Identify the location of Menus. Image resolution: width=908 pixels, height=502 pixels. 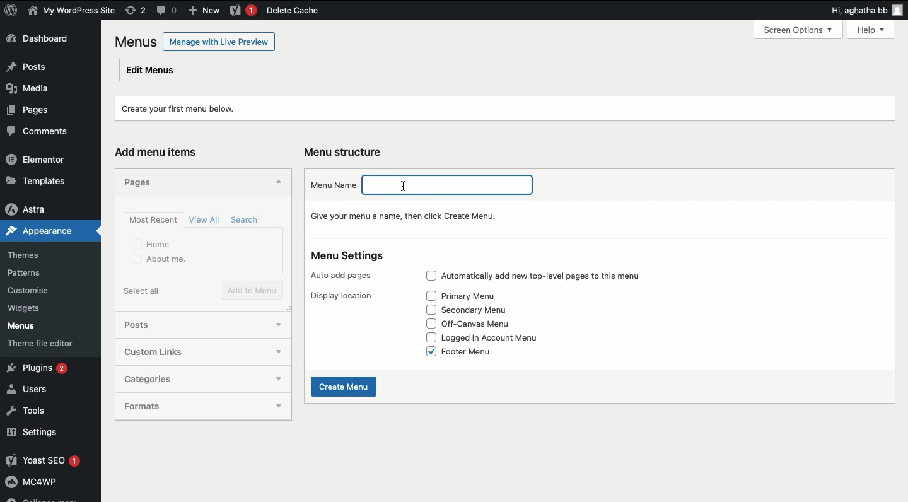
(134, 42).